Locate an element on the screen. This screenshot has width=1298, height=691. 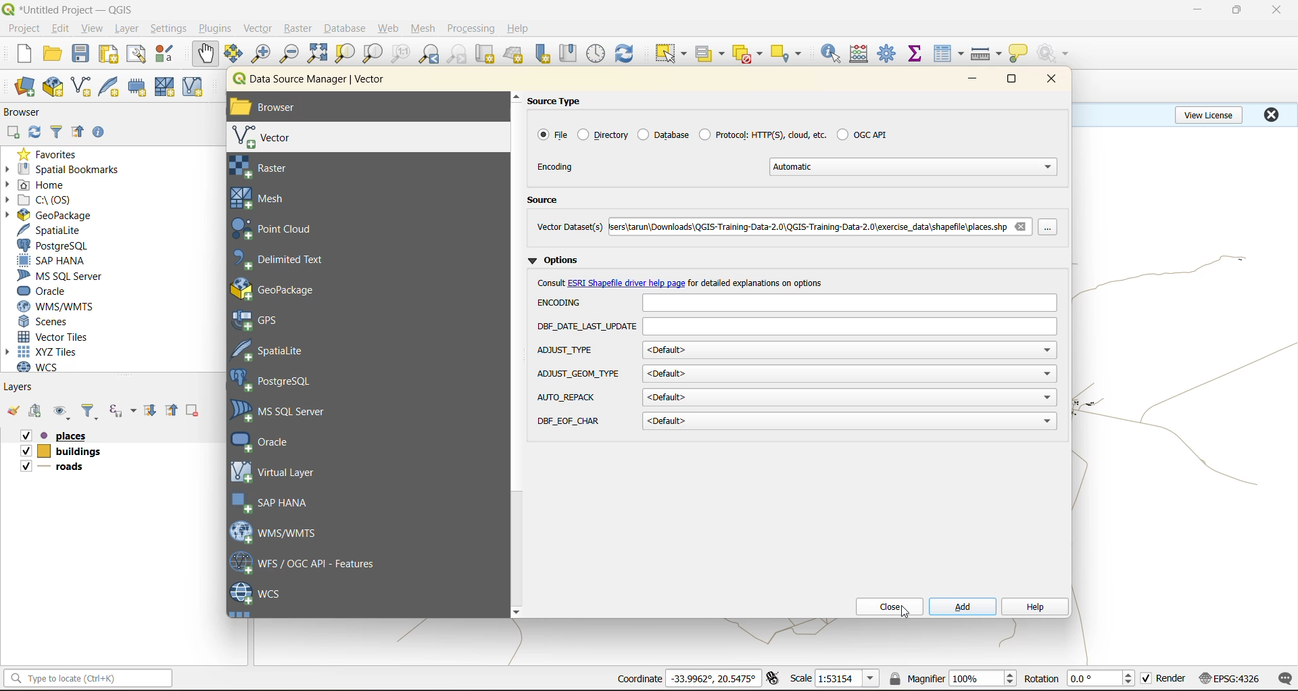
select location is located at coordinates (790, 52).